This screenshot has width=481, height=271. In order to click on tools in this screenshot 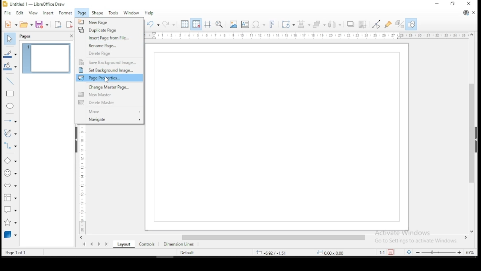, I will do `click(114, 12)`.